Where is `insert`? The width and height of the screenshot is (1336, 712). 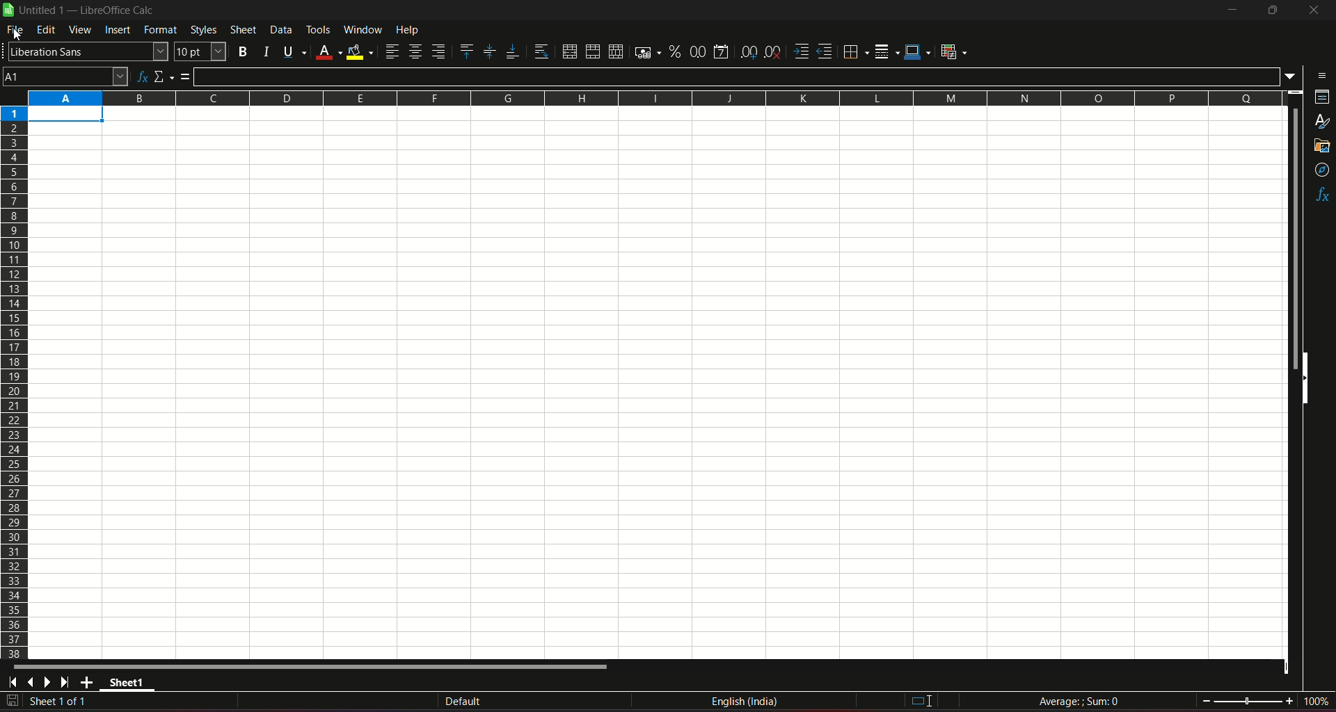
insert is located at coordinates (118, 31).